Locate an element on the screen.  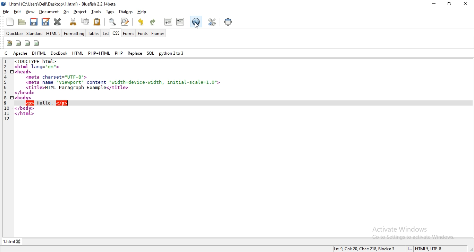
copy is located at coordinates (85, 21).